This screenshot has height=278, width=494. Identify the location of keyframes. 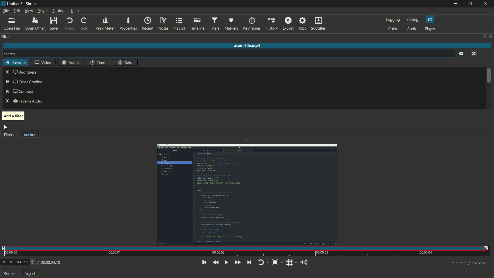
(252, 24).